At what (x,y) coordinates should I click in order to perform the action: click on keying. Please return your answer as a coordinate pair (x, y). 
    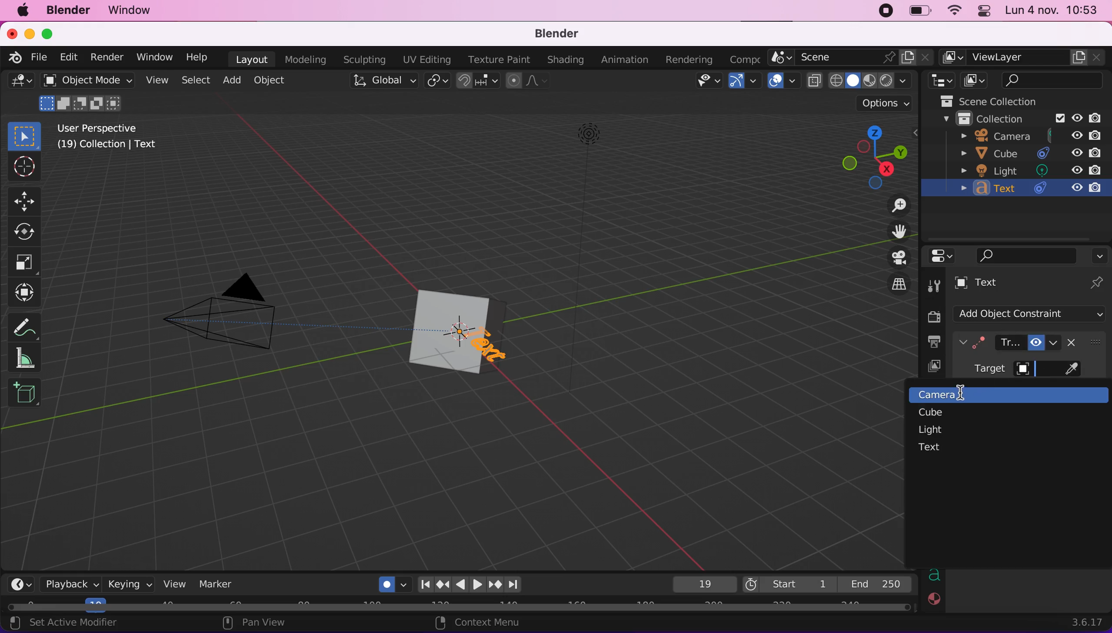
    Looking at the image, I should click on (129, 584).